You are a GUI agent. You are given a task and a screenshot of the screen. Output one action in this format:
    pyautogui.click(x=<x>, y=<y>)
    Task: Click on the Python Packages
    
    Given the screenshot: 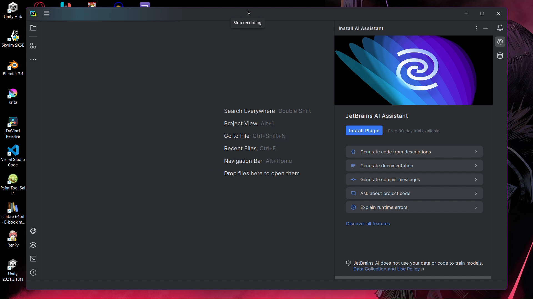 What is the action you would take?
    pyautogui.click(x=34, y=244)
    